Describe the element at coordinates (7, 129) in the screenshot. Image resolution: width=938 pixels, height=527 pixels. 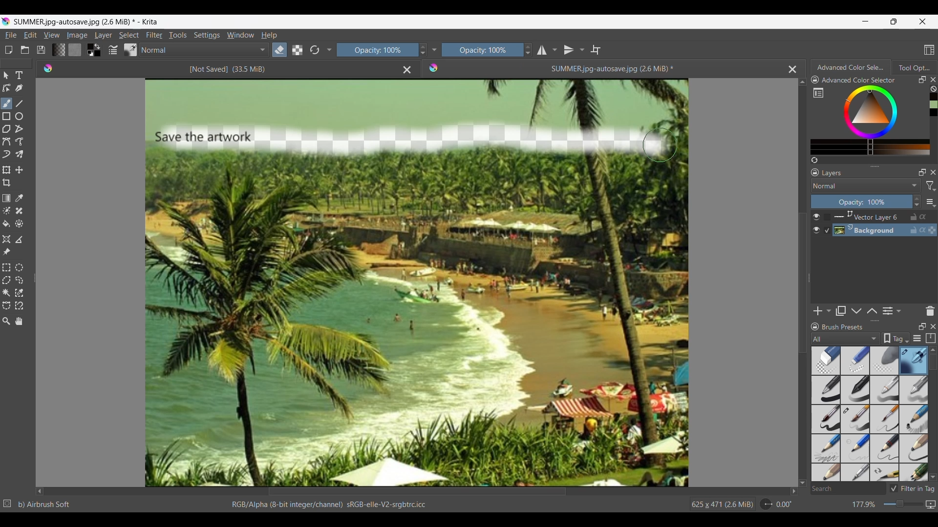
I see `Polygon tool` at that location.